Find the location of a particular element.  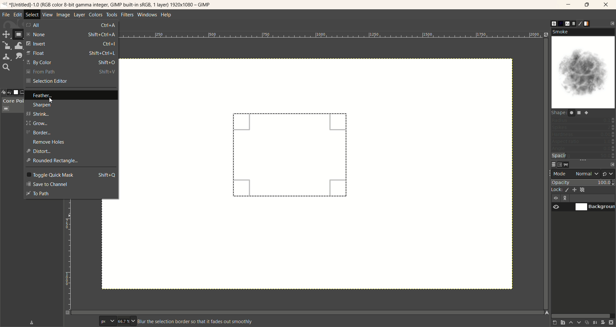

normal is located at coordinates (585, 173).